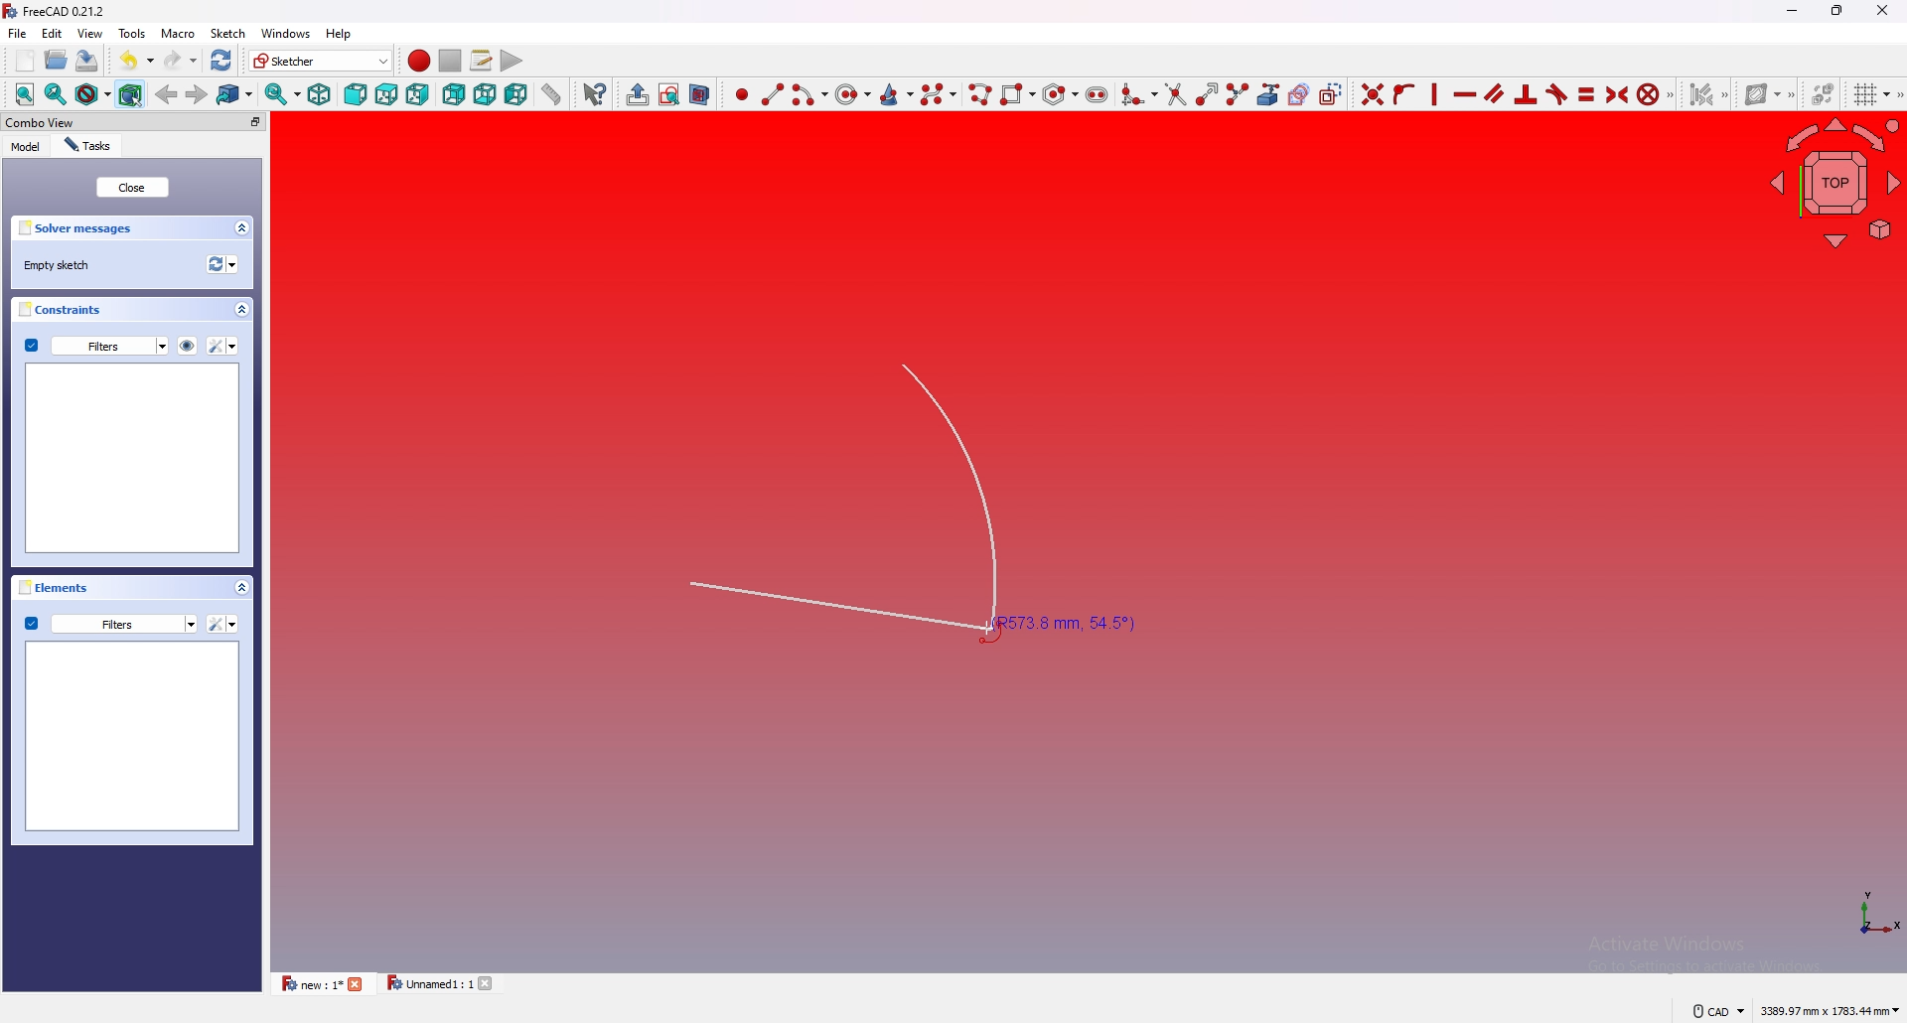  I want to click on stop macro, so click(451, 61).